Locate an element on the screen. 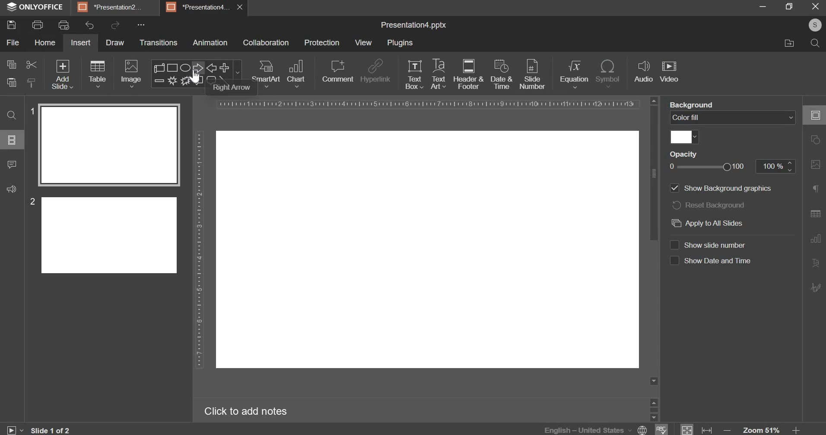 The image size is (826, 435). plugins is located at coordinates (400, 43).